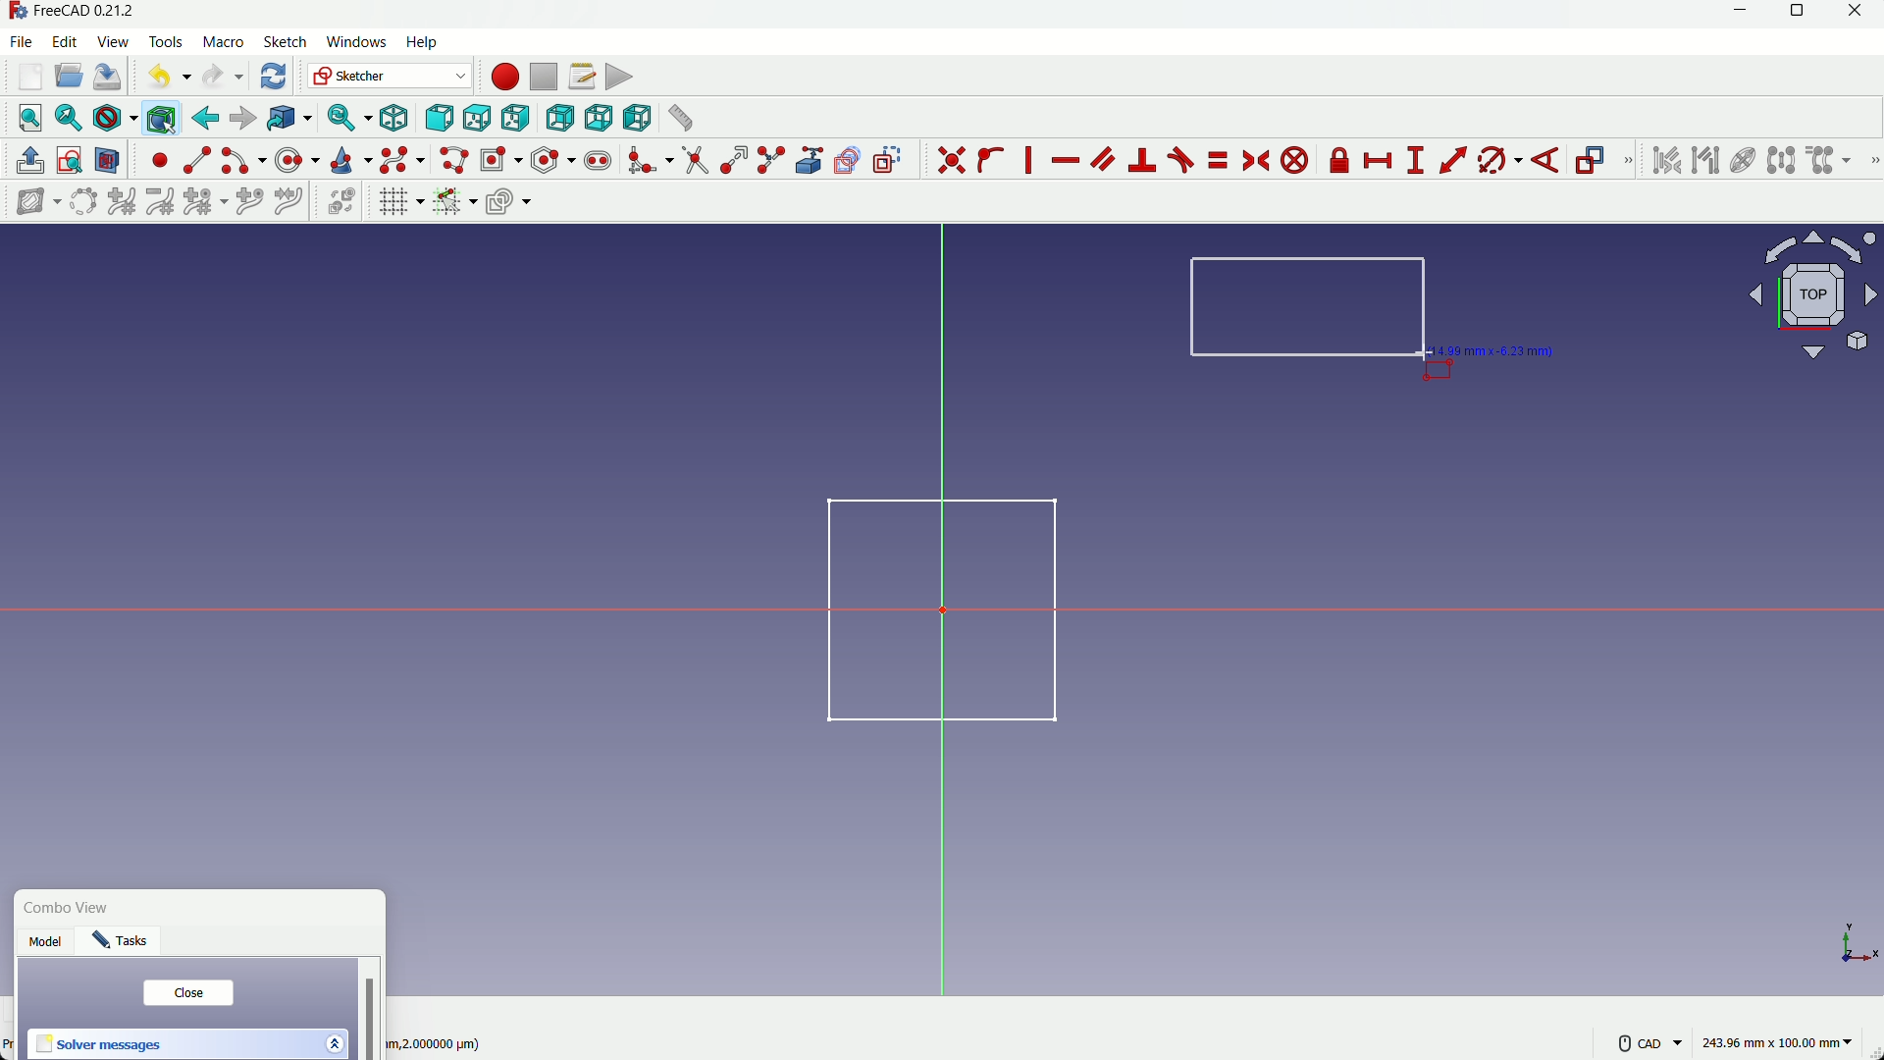  Describe the element at coordinates (811, 161) in the screenshot. I see `create external geometry` at that location.